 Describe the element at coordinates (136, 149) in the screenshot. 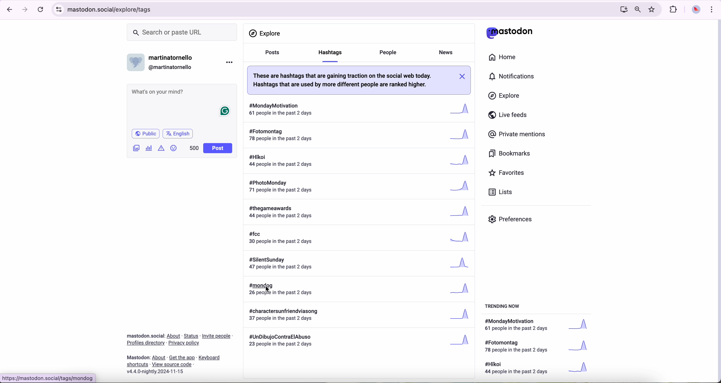

I see `image` at that location.